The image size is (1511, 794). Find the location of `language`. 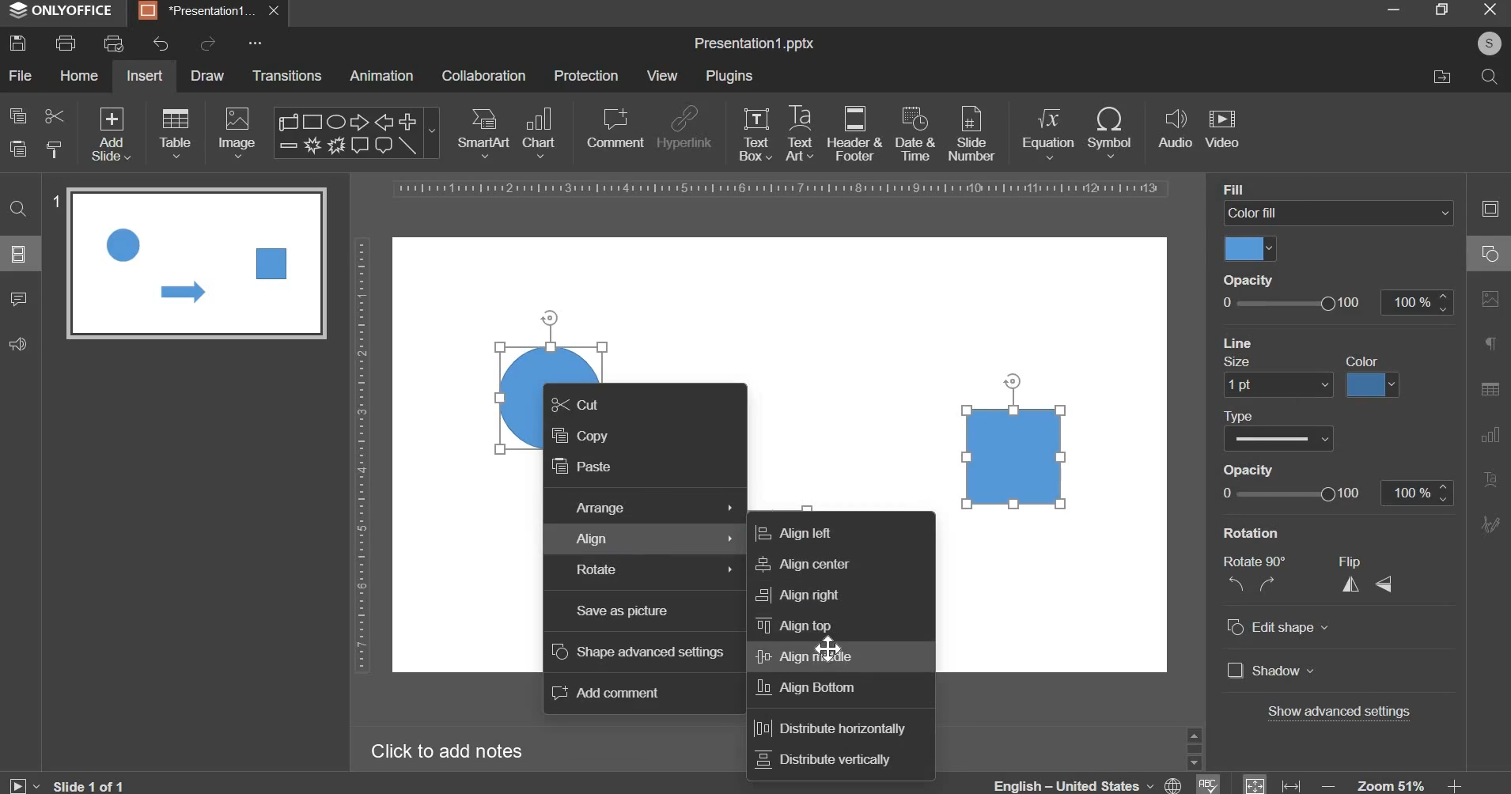

language is located at coordinates (1090, 781).